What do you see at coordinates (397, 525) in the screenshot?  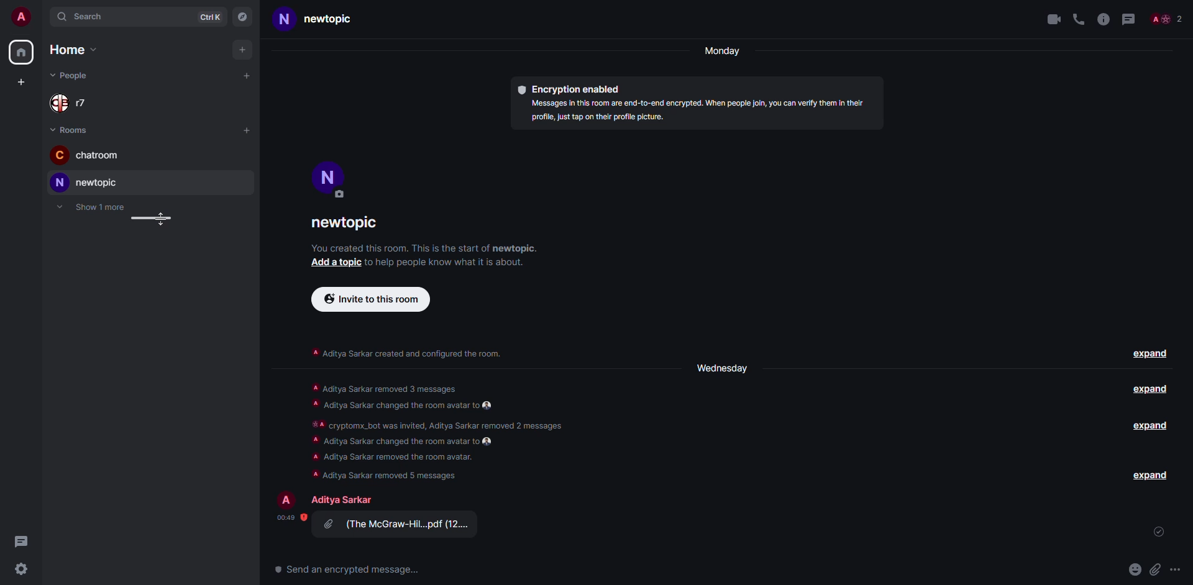 I see `file` at bounding box center [397, 525].